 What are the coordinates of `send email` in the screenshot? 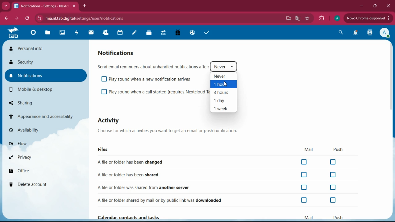 It's located at (152, 66).